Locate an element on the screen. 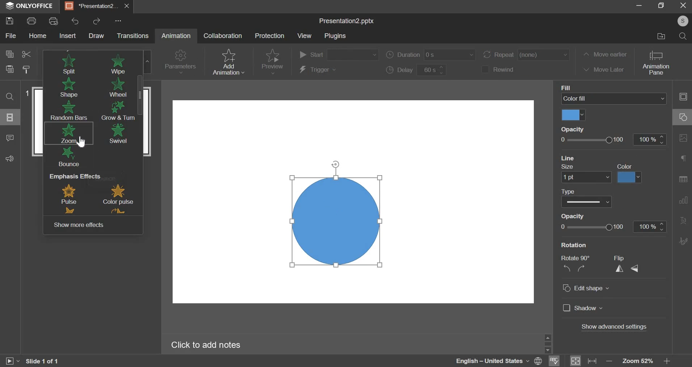  parameters is located at coordinates (180, 62).